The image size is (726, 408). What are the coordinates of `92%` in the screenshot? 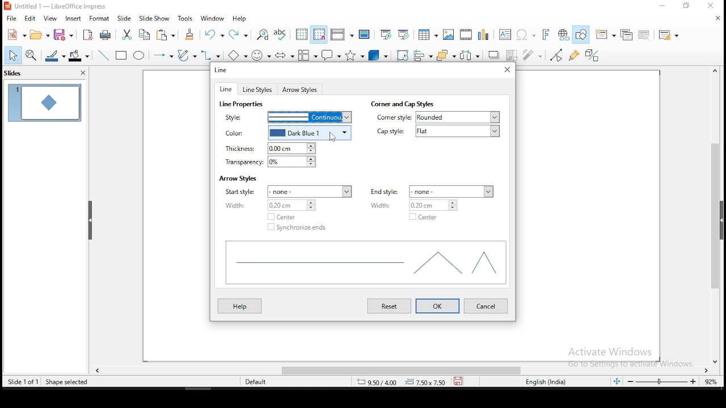 It's located at (714, 381).